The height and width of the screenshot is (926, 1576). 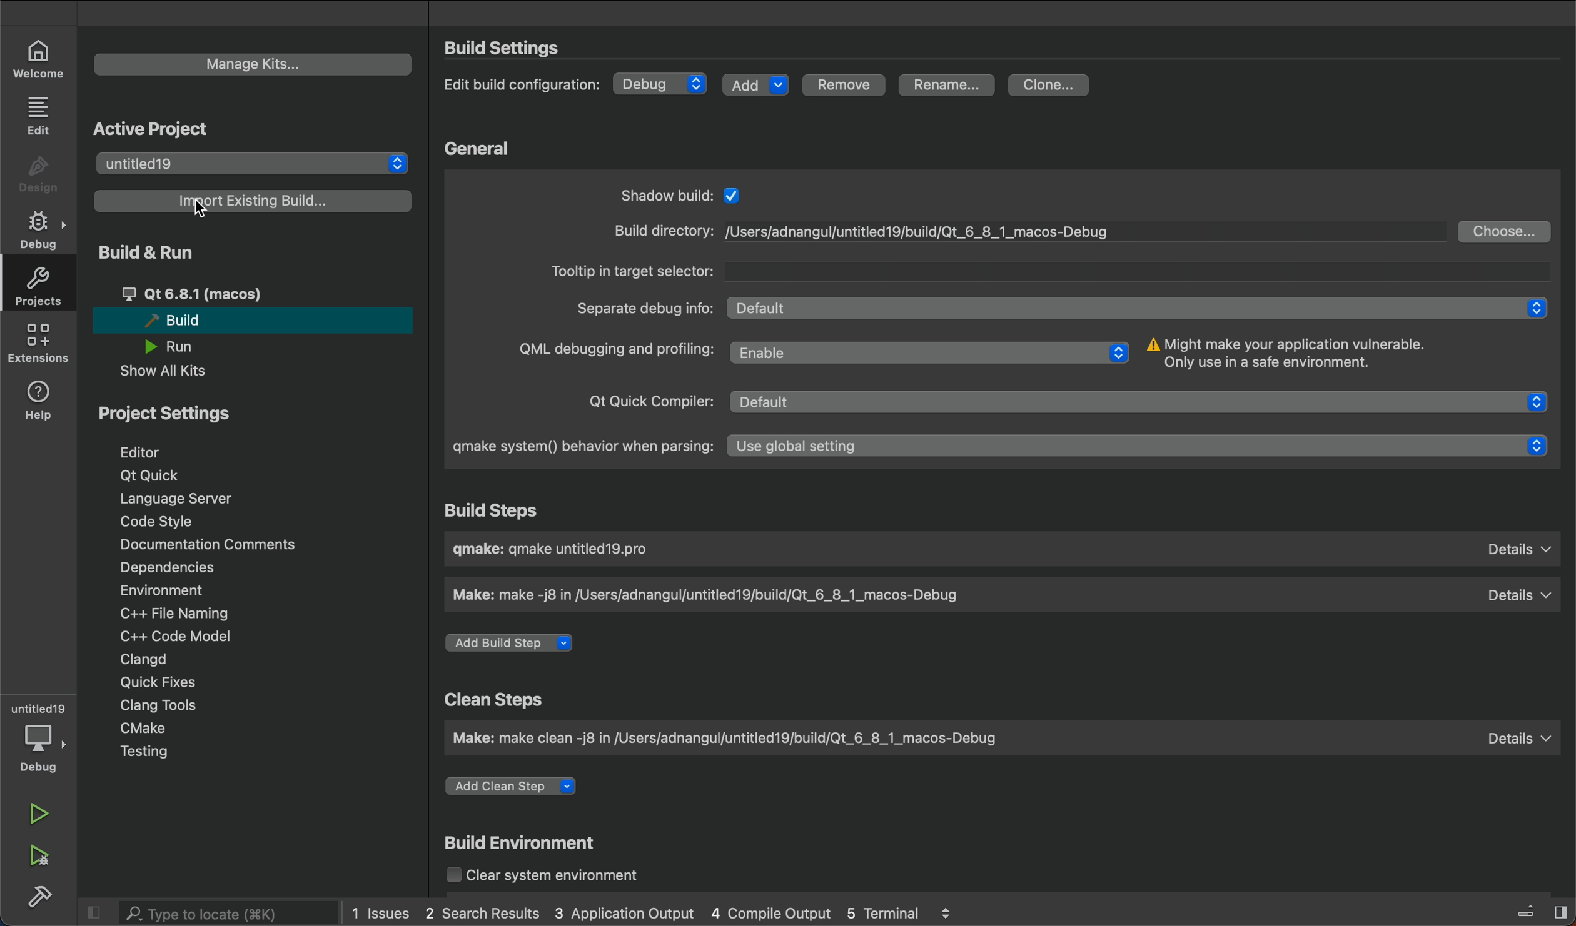 What do you see at coordinates (1053, 86) in the screenshot?
I see `clone` at bounding box center [1053, 86].